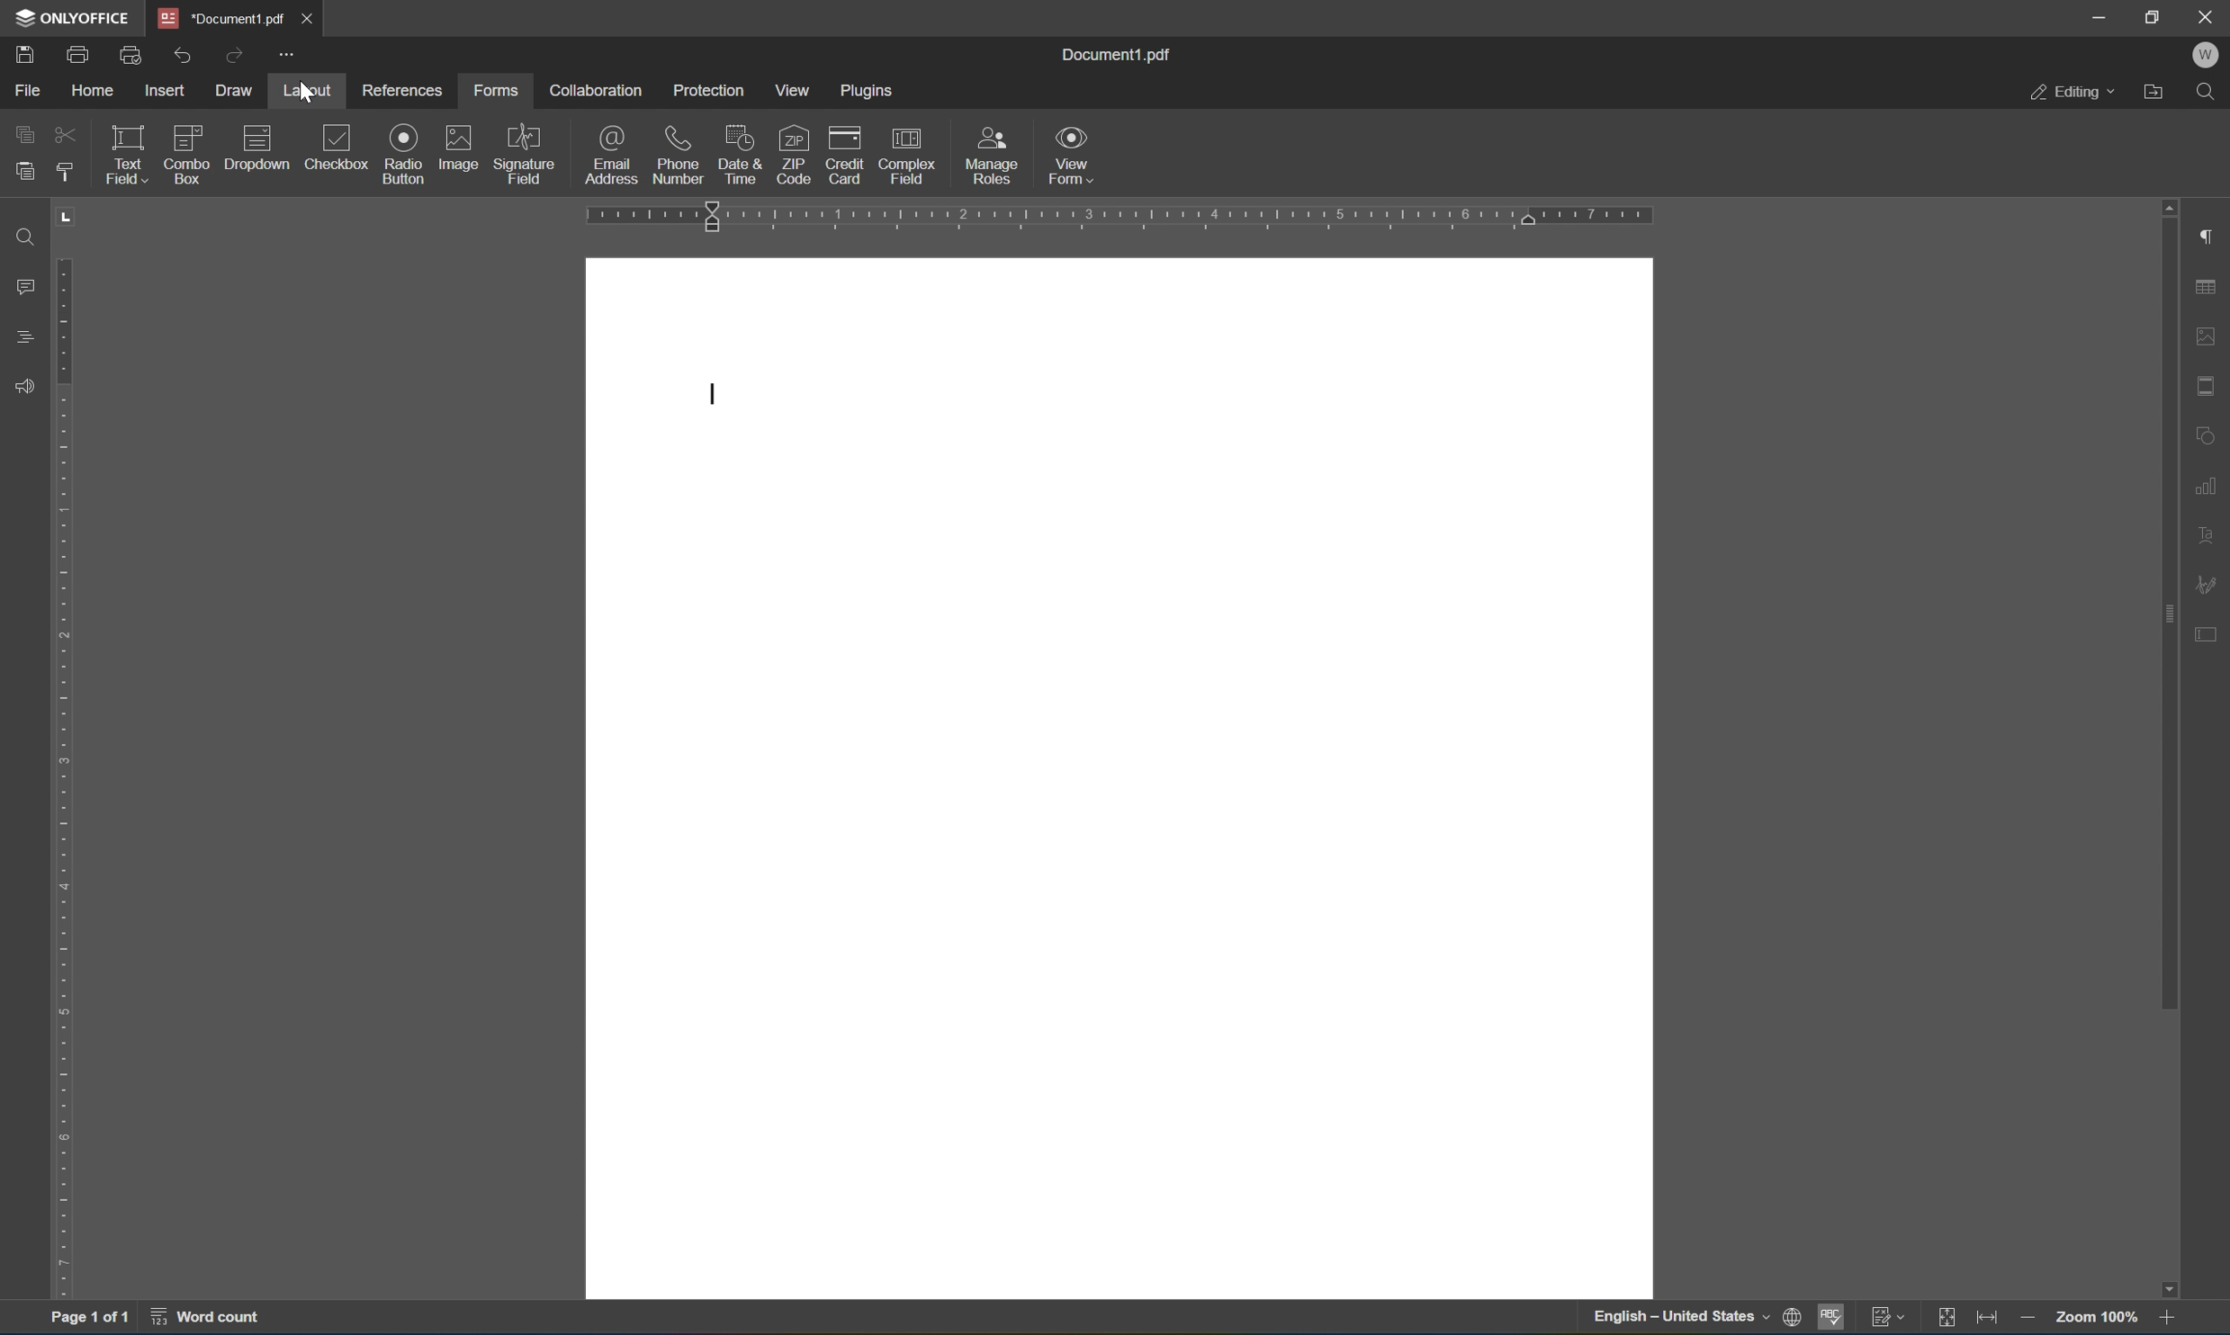  I want to click on editing, so click(2072, 94).